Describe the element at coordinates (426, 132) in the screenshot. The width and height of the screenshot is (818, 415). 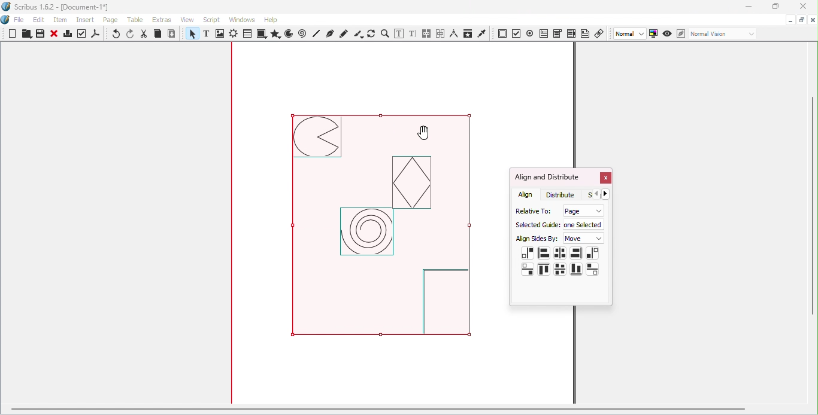
I see `Cursor` at that location.